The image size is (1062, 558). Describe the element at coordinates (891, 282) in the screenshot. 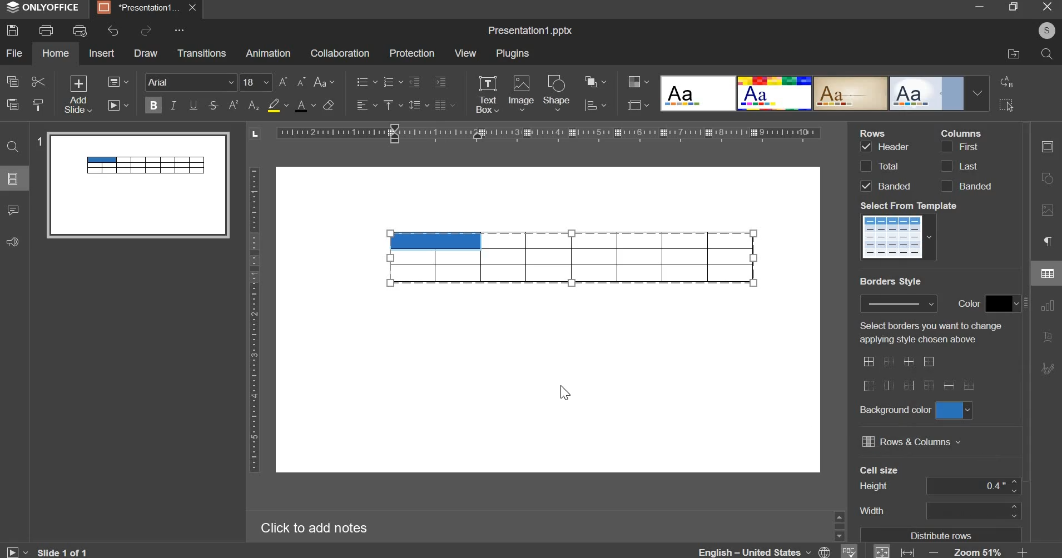

I see `Border Style` at that location.